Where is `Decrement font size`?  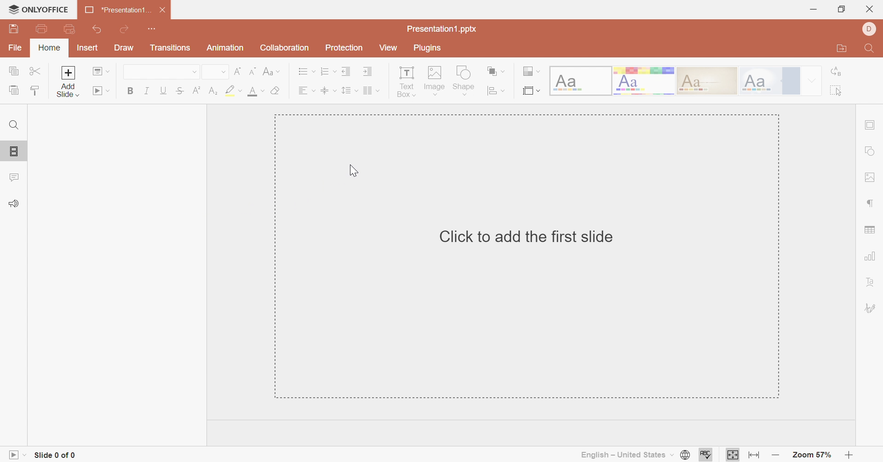
Decrement font size is located at coordinates (252, 70).